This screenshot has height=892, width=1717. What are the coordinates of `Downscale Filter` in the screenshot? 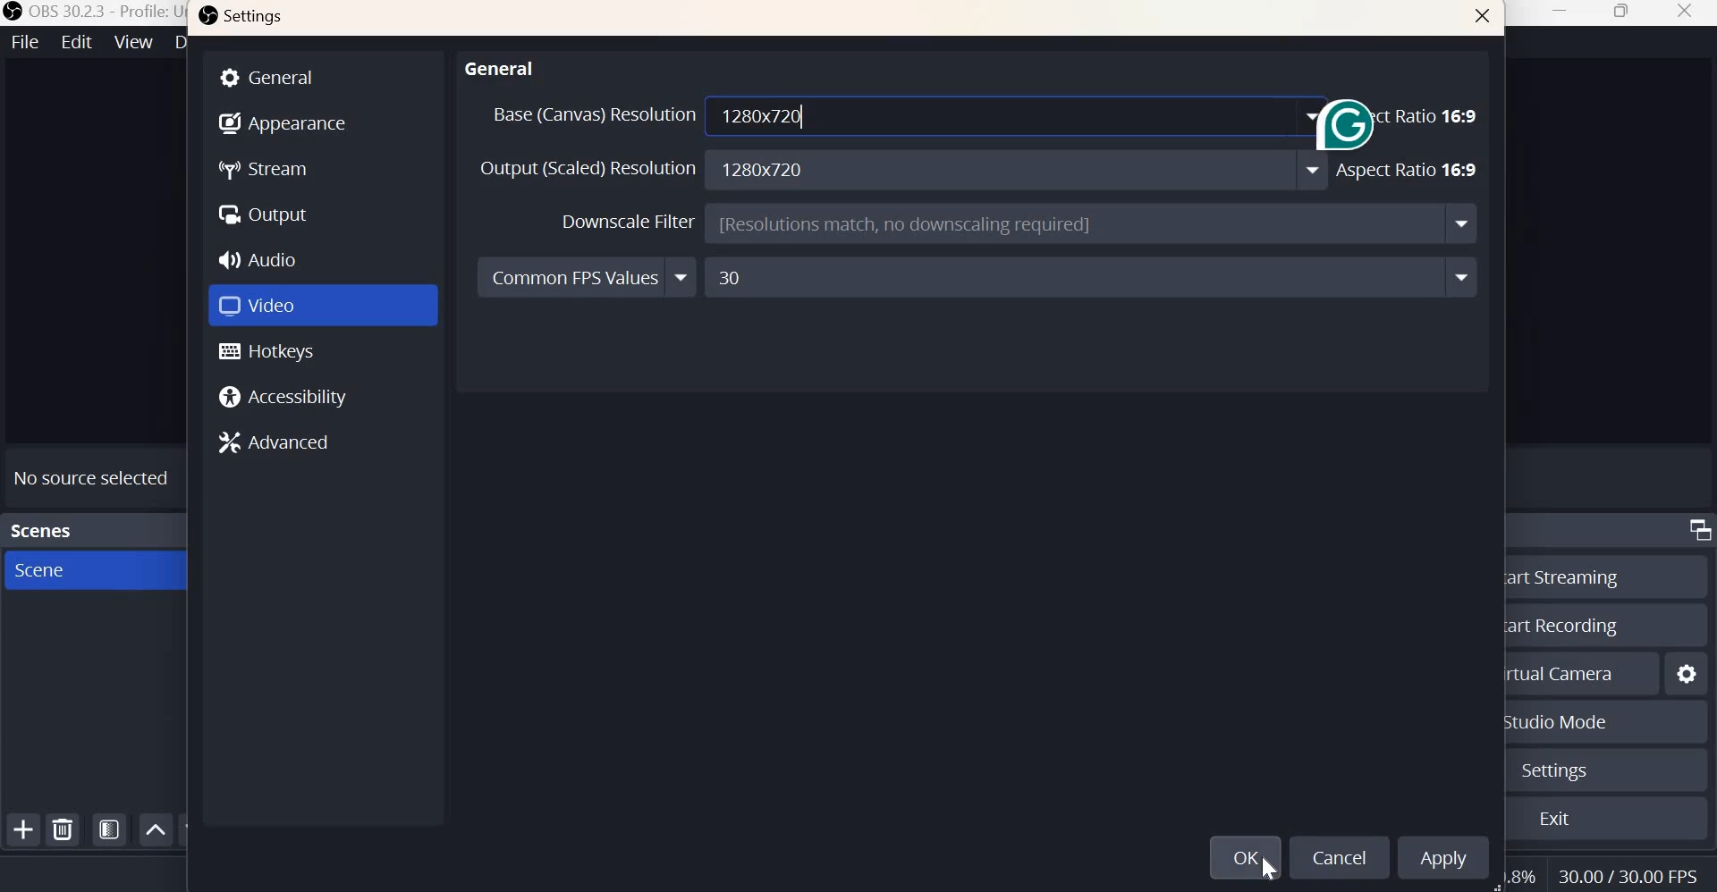 It's located at (629, 223).